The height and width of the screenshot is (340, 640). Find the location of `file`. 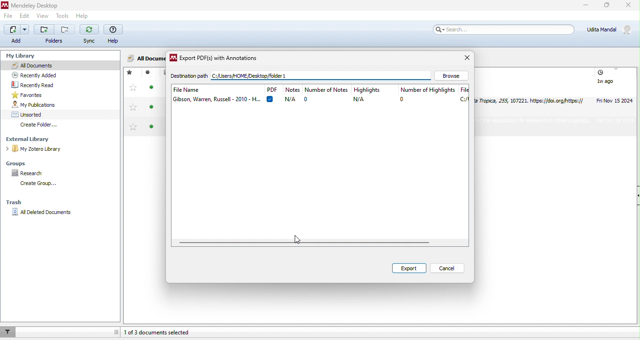

file is located at coordinates (9, 15).